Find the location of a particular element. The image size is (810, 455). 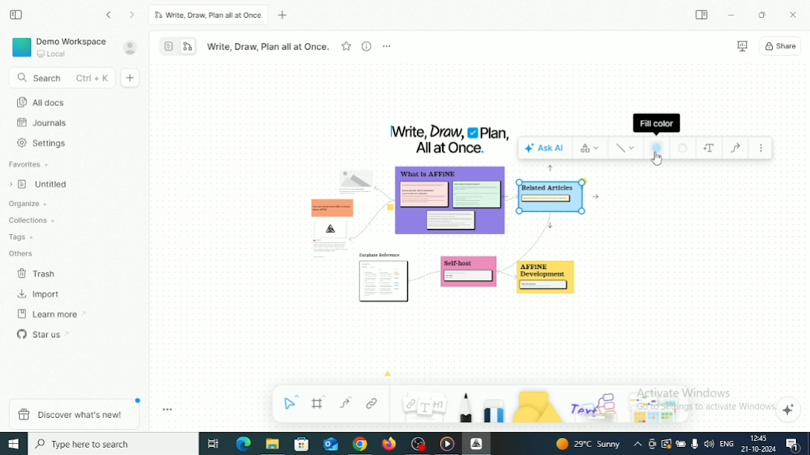

Pen is located at coordinates (465, 408).